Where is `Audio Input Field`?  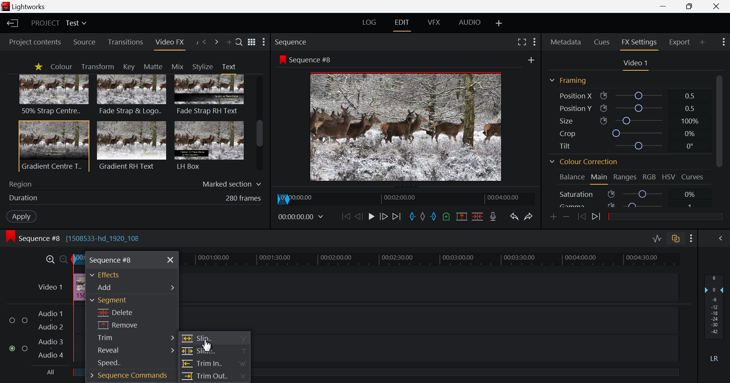 Audio Input Field is located at coordinates (470, 331).